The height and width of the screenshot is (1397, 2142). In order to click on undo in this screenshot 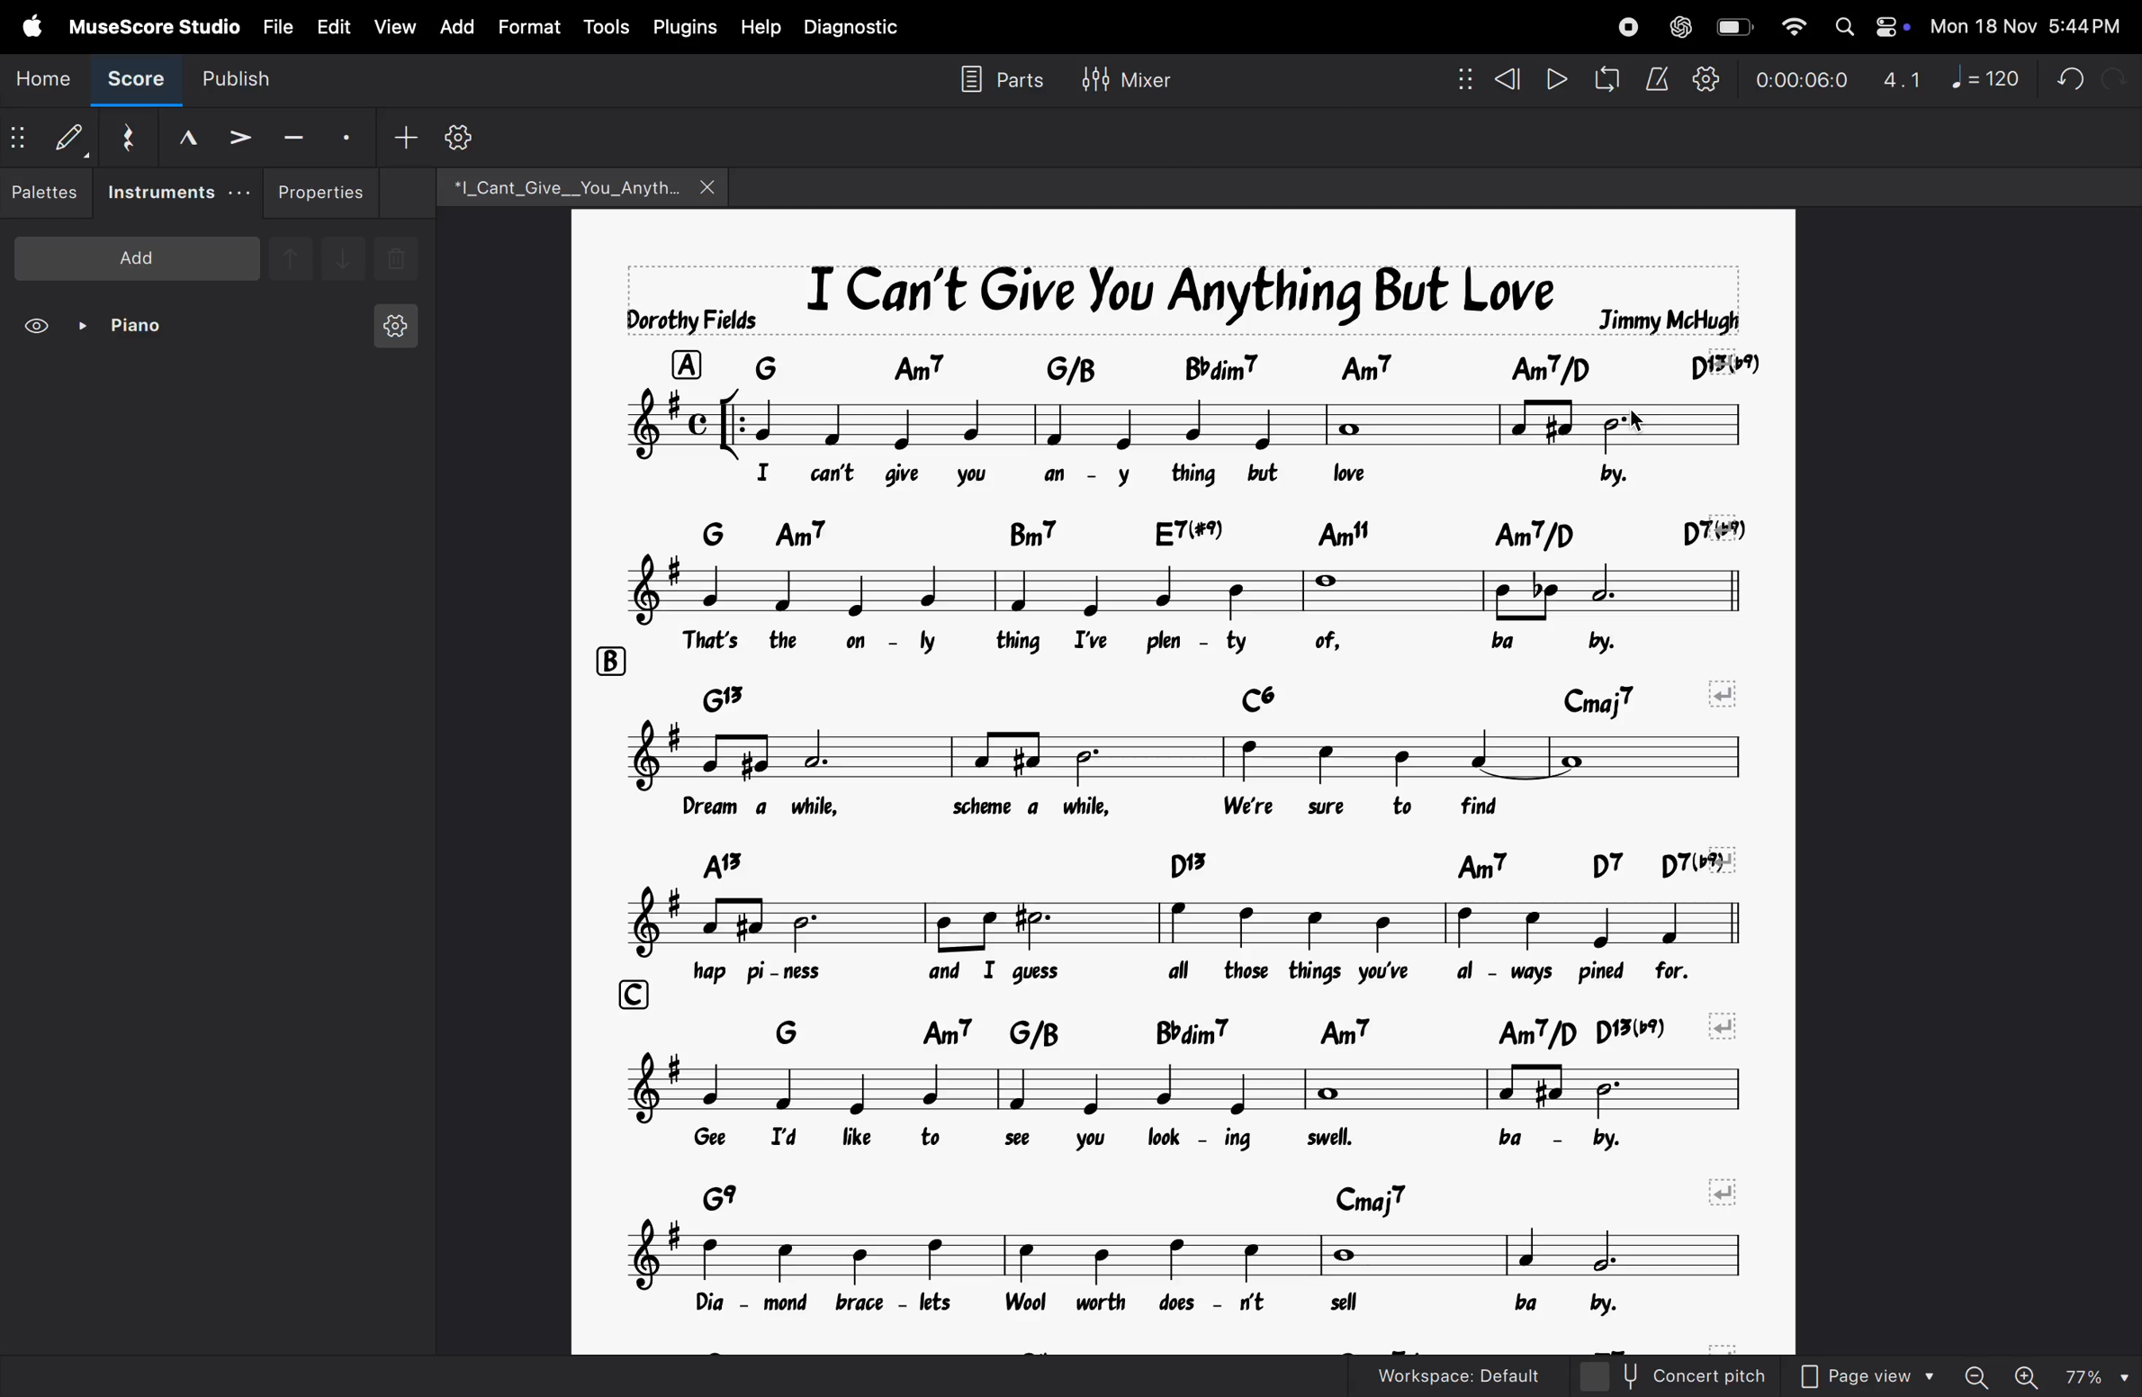, I will do `click(2064, 76)`.